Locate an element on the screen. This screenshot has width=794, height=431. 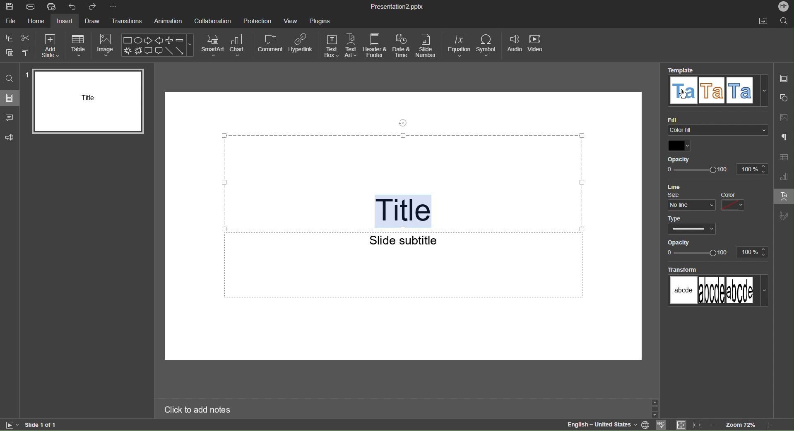
Quick Print is located at coordinates (52, 7).